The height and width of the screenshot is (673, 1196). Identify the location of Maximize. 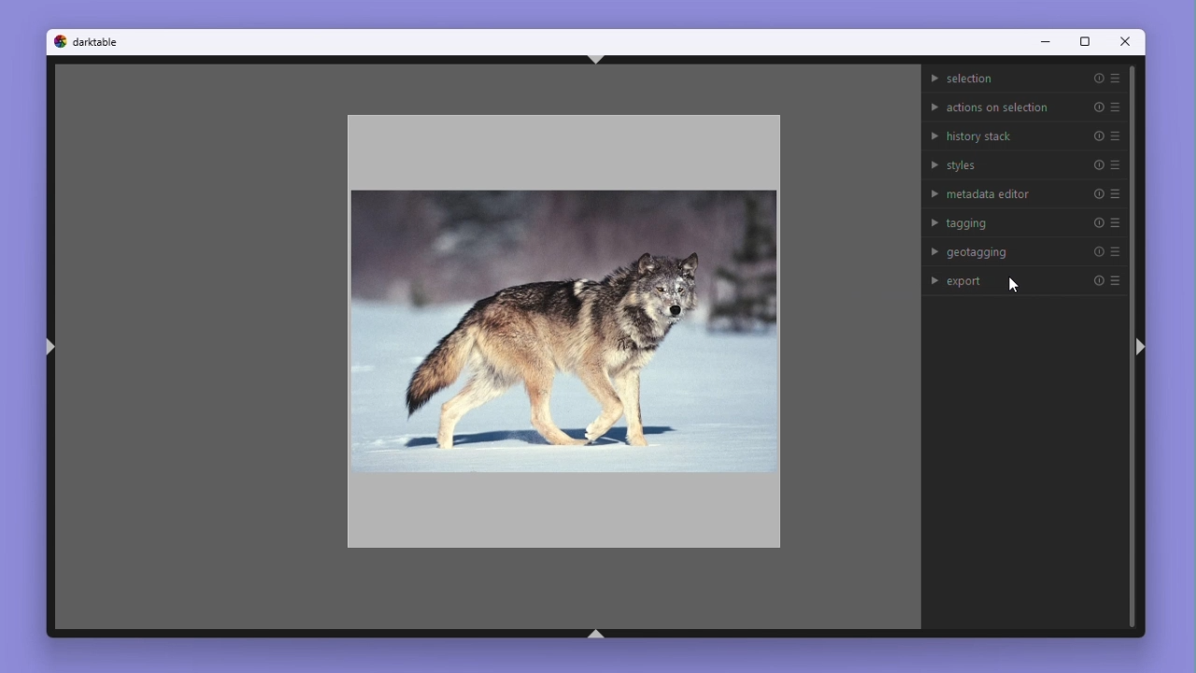
(1086, 41).